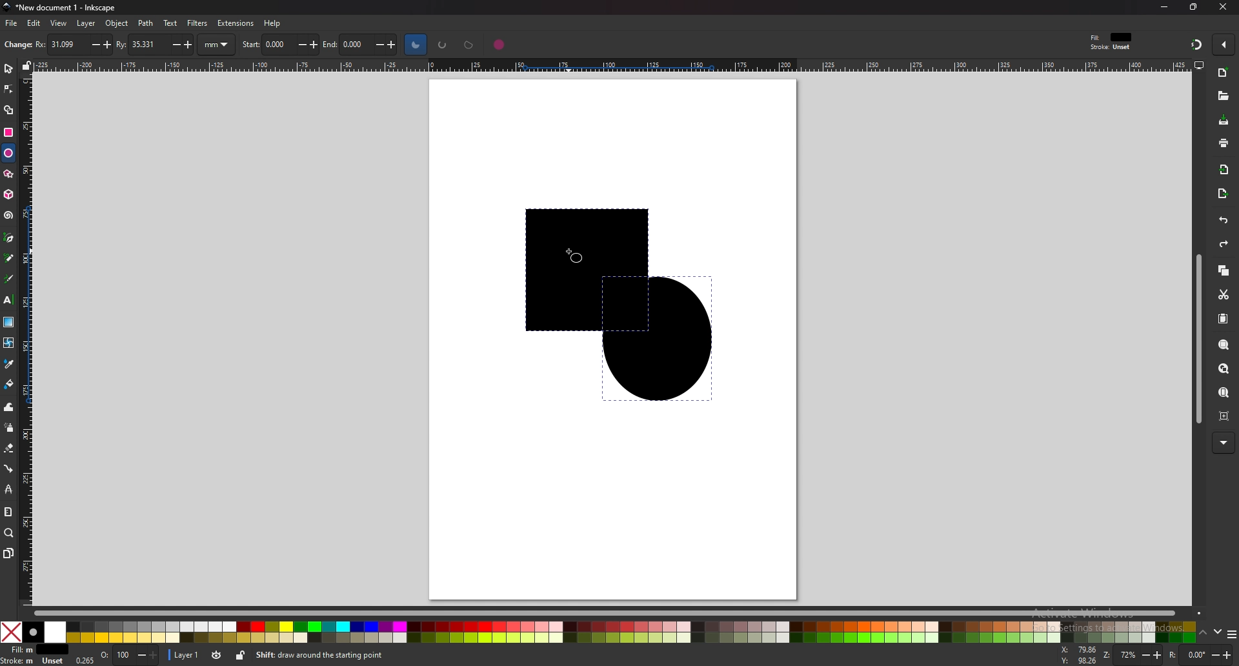  Describe the element at coordinates (234, 23) in the screenshot. I see `extensions` at that location.